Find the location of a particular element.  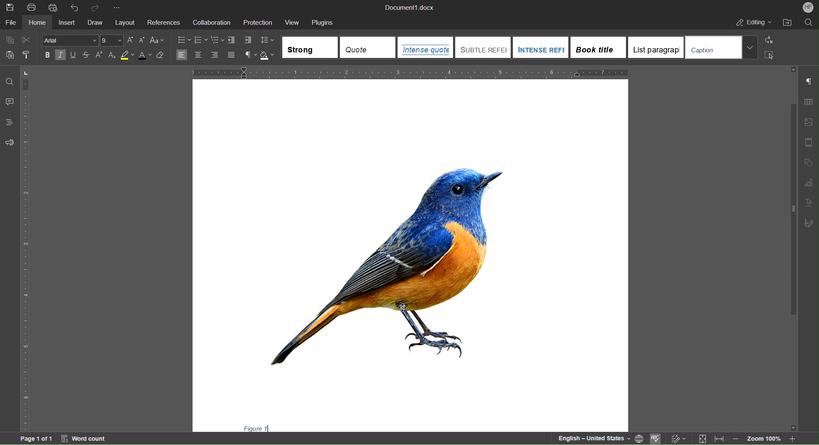

Comments is located at coordinates (10, 102).